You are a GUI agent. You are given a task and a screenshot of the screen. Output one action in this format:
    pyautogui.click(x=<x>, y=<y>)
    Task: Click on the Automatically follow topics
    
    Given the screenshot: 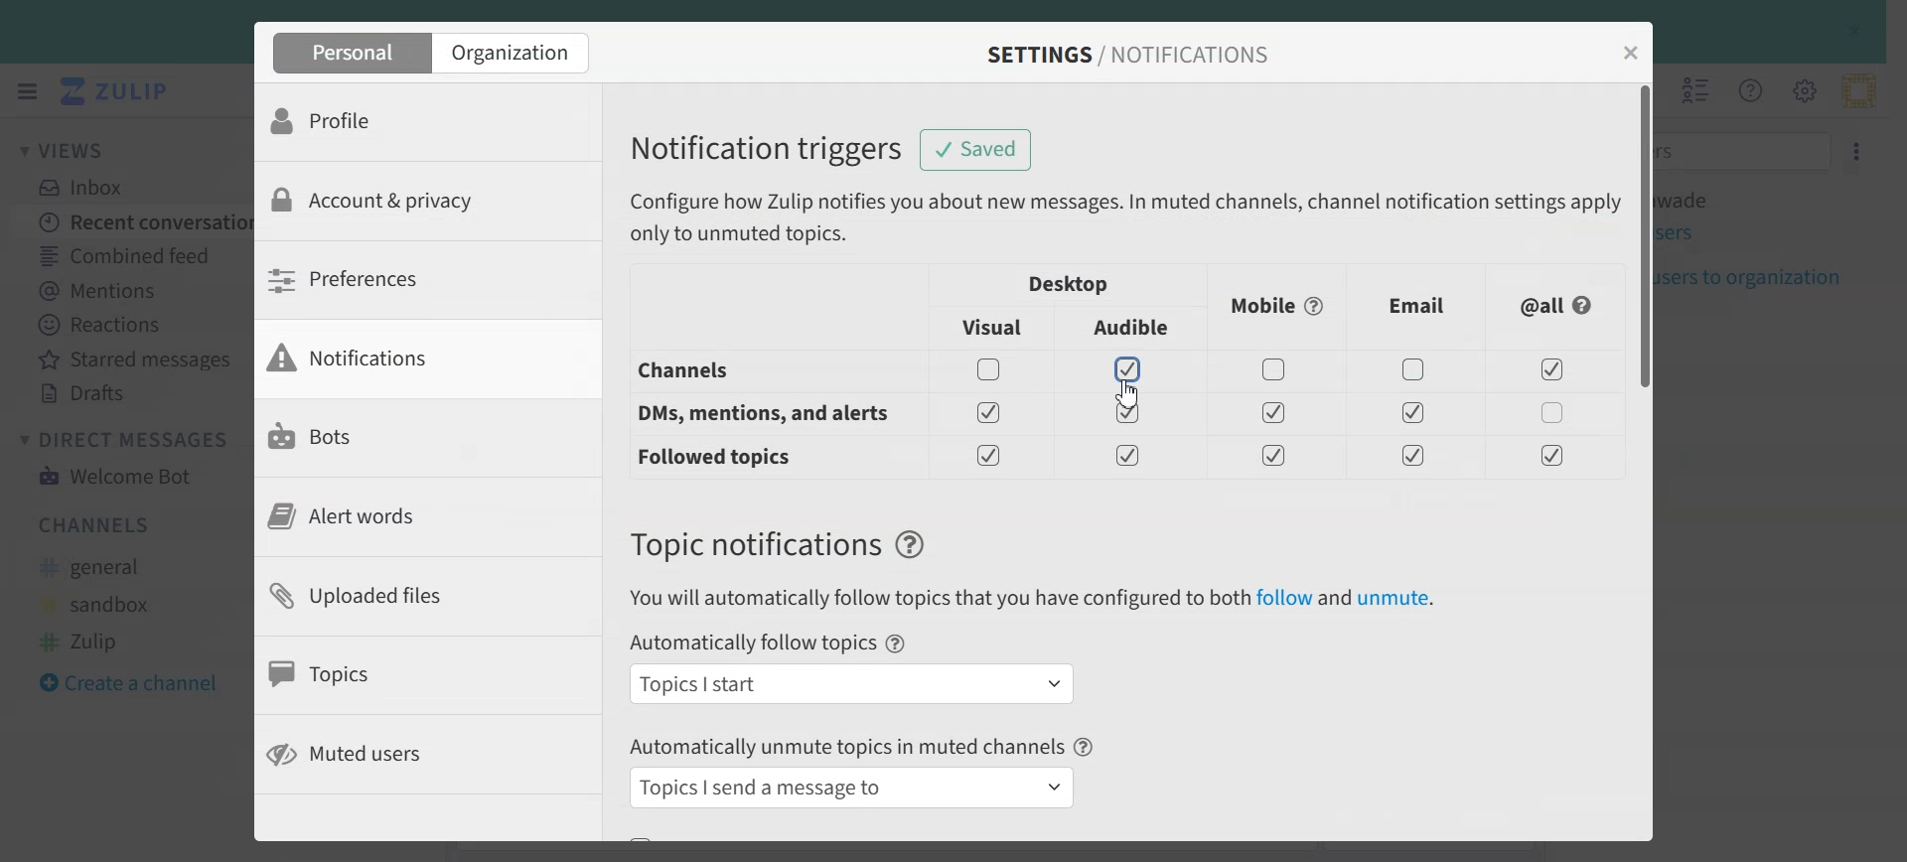 What is the action you would take?
    pyautogui.click(x=751, y=644)
    